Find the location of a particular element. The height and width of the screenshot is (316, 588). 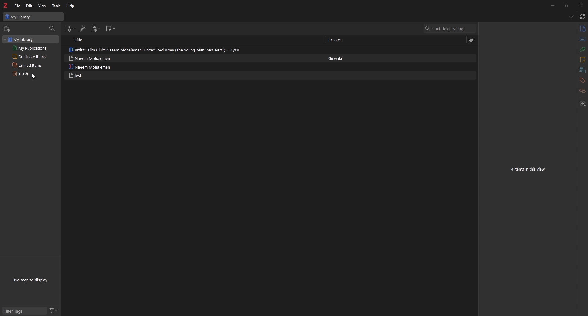

sync with zotero.org is located at coordinates (582, 17).